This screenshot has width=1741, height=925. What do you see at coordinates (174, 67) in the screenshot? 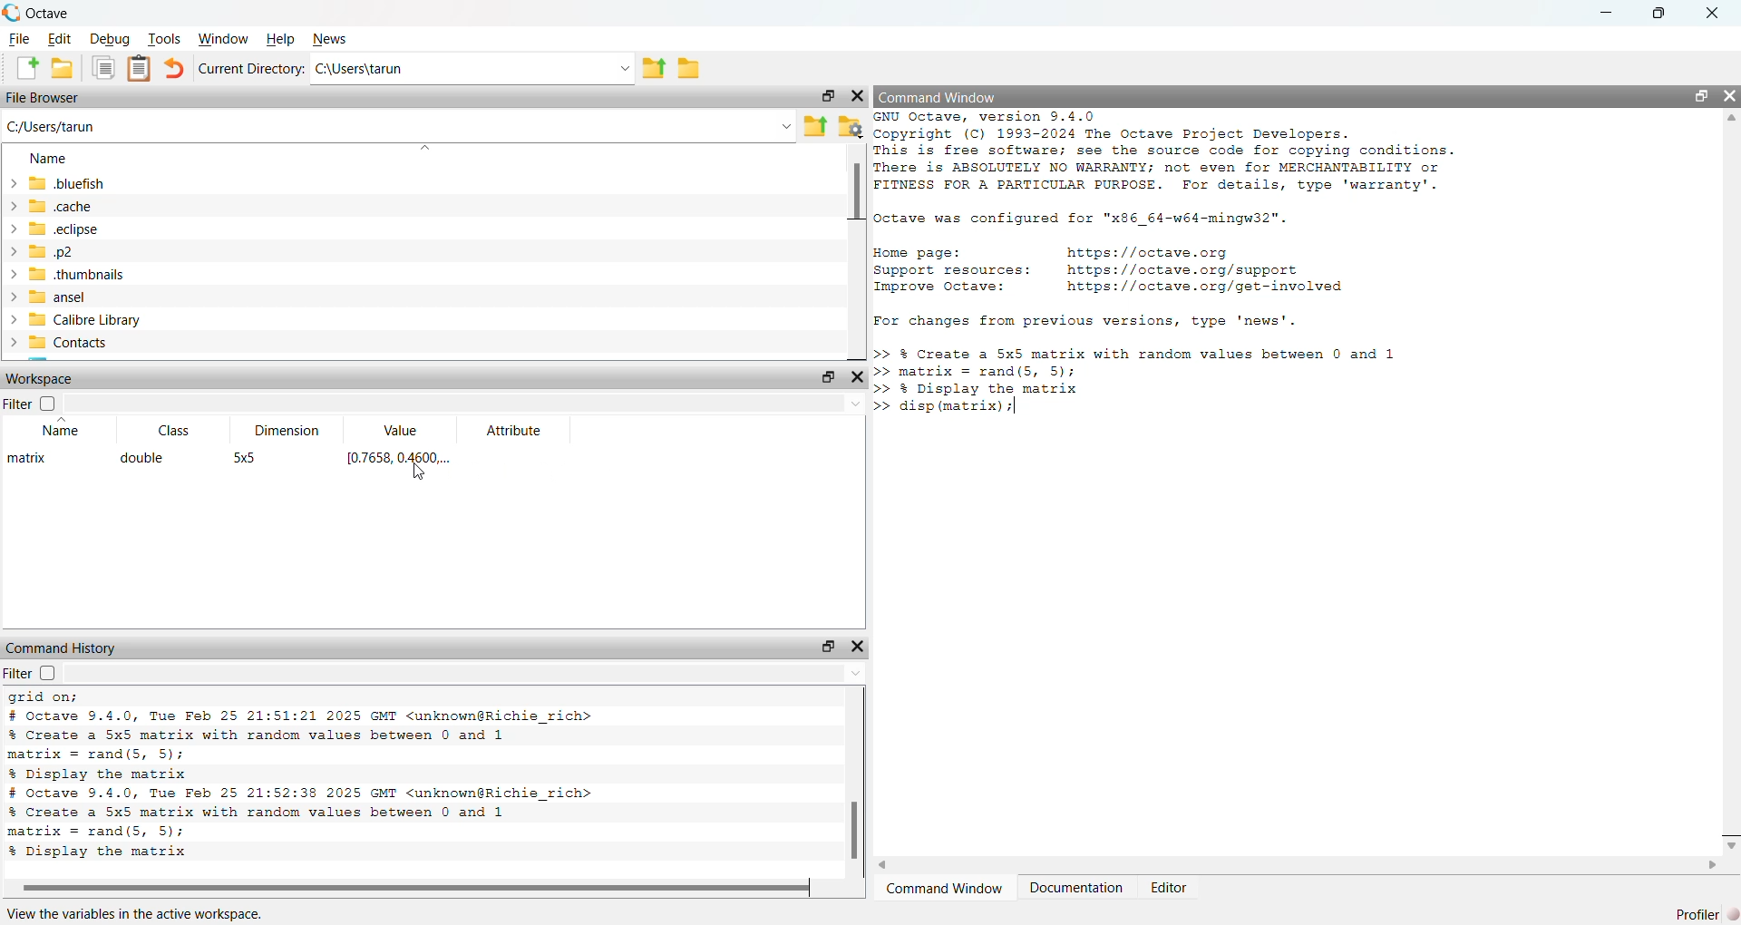
I see `undo` at bounding box center [174, 67].